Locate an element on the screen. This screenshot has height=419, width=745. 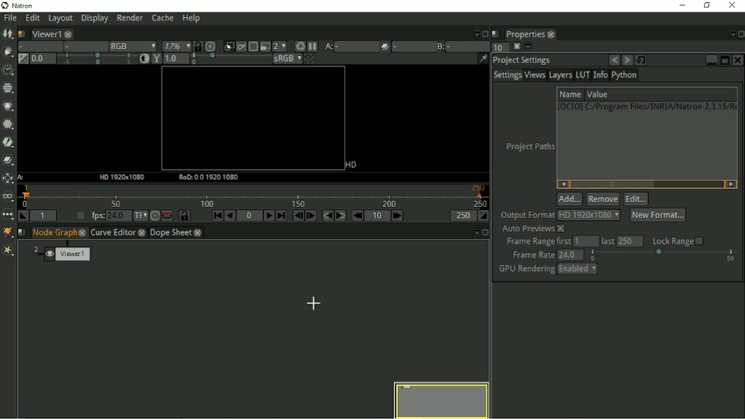
Script name is located at coordinates (495, 33).